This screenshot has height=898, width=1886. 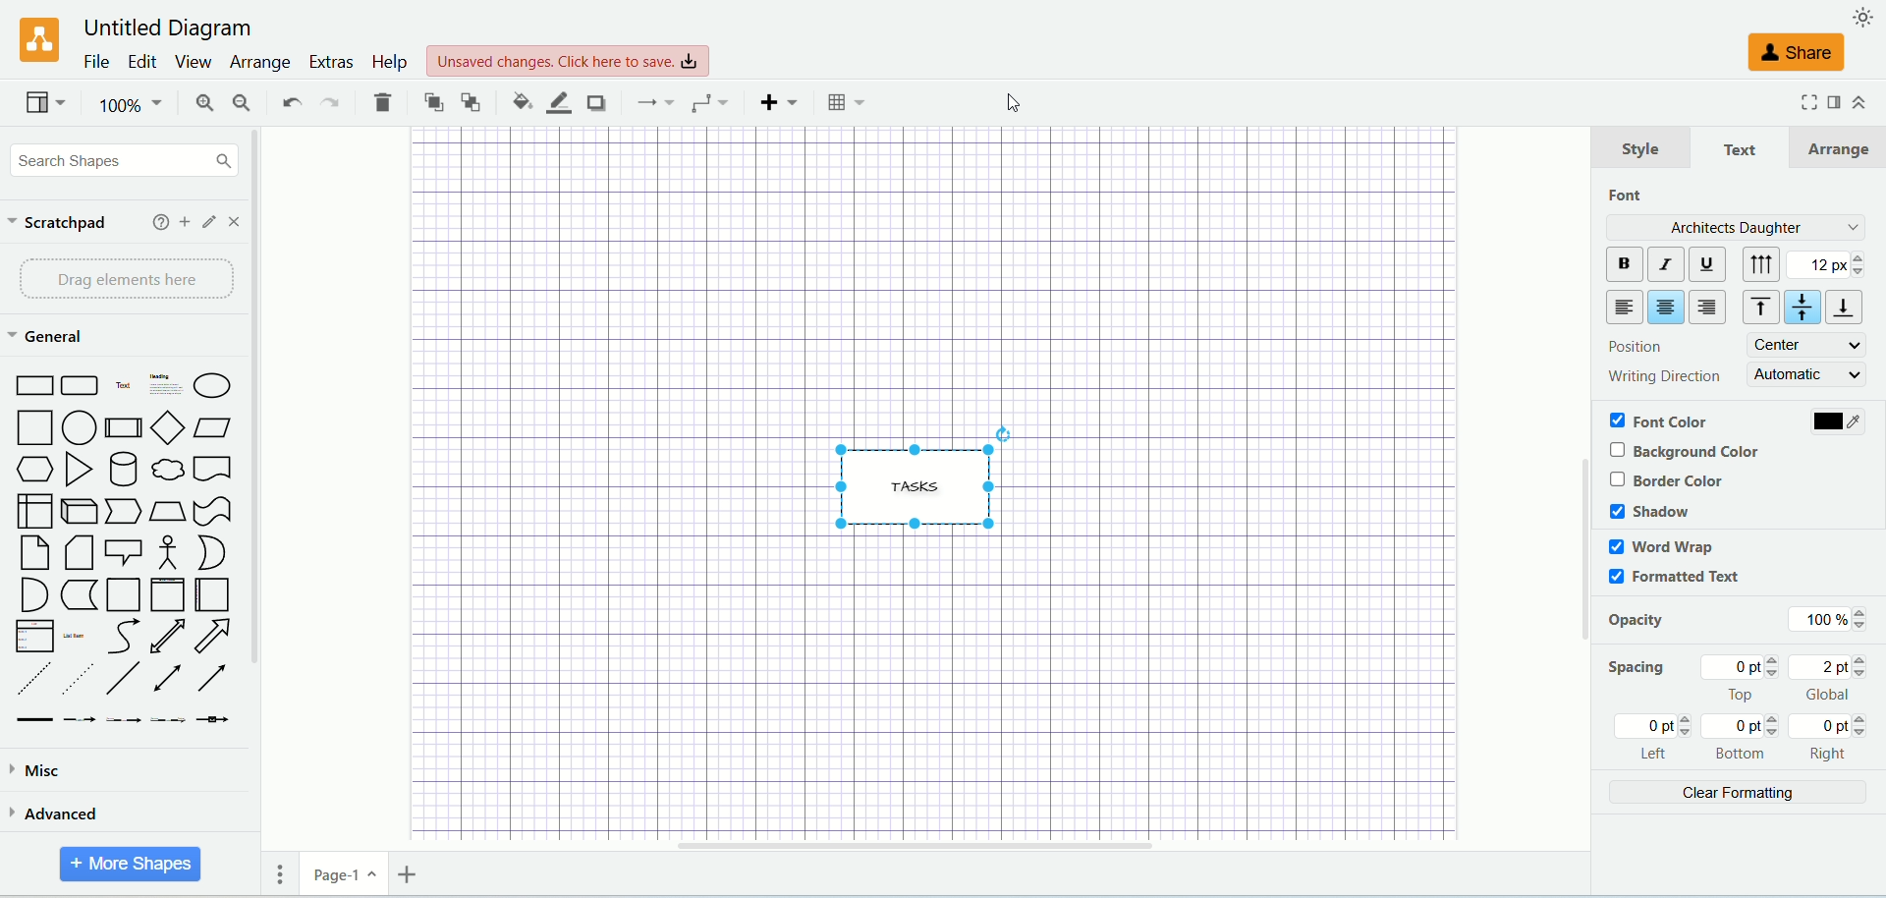 I want to click on vertical scroll bar, so click(x=264, y=481).